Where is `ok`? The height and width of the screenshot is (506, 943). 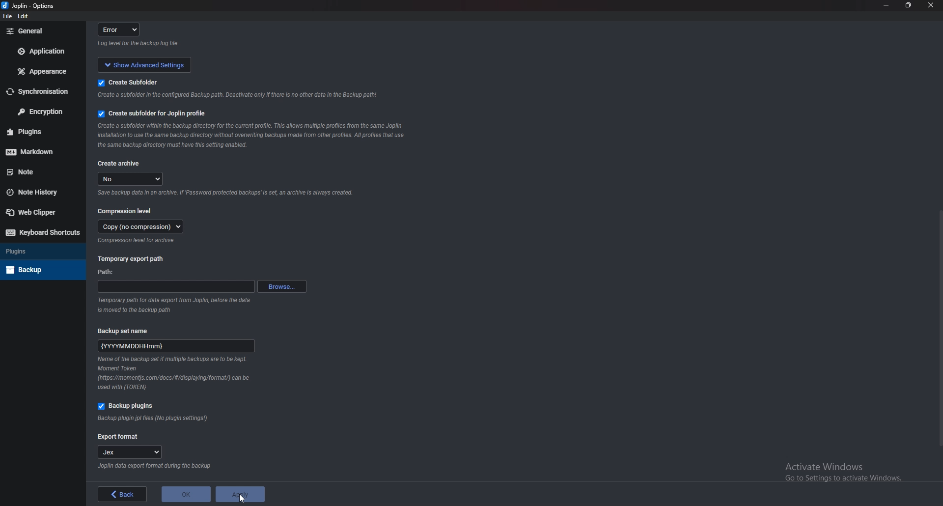
ok is located at coordinates (186, 494).